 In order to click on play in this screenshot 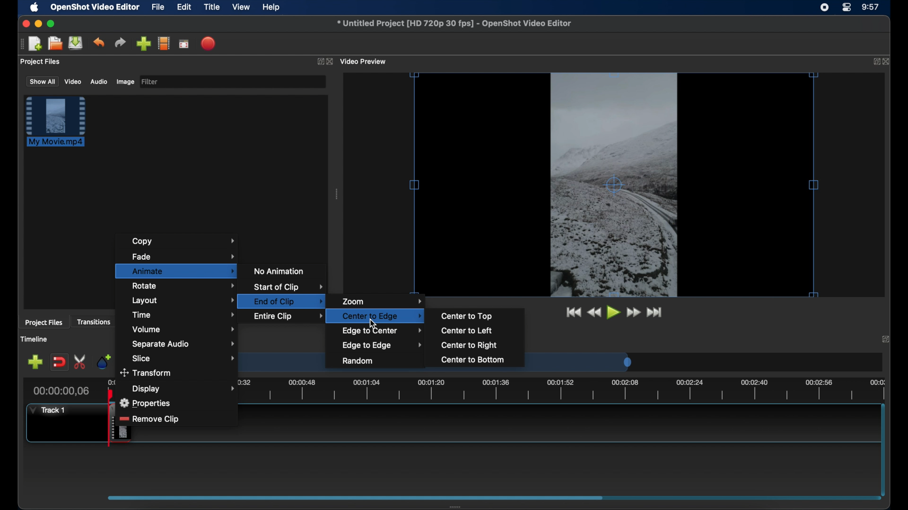, I will do `click(614, 313)`.